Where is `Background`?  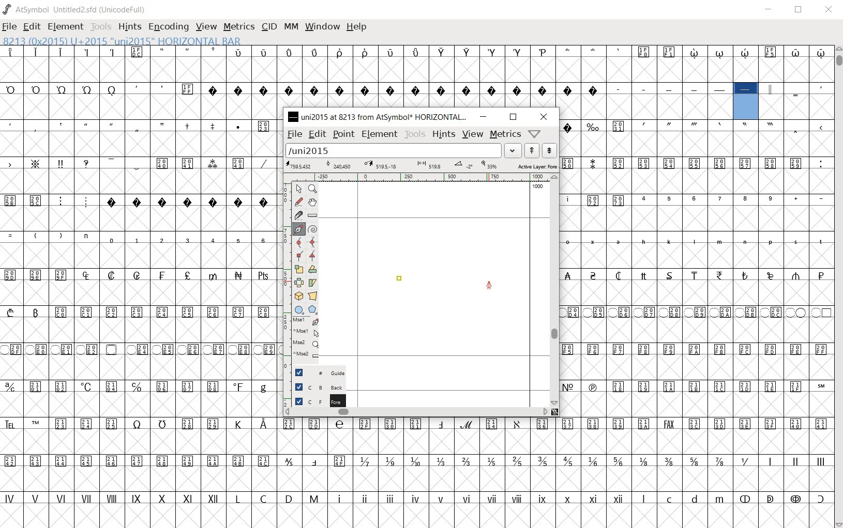
Background is located at coordinates (315, 387).